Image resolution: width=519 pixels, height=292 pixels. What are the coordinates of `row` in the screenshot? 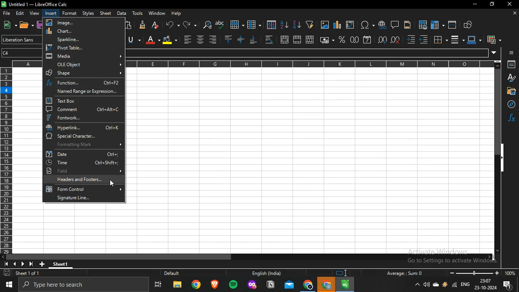 It's located at (236, 24).